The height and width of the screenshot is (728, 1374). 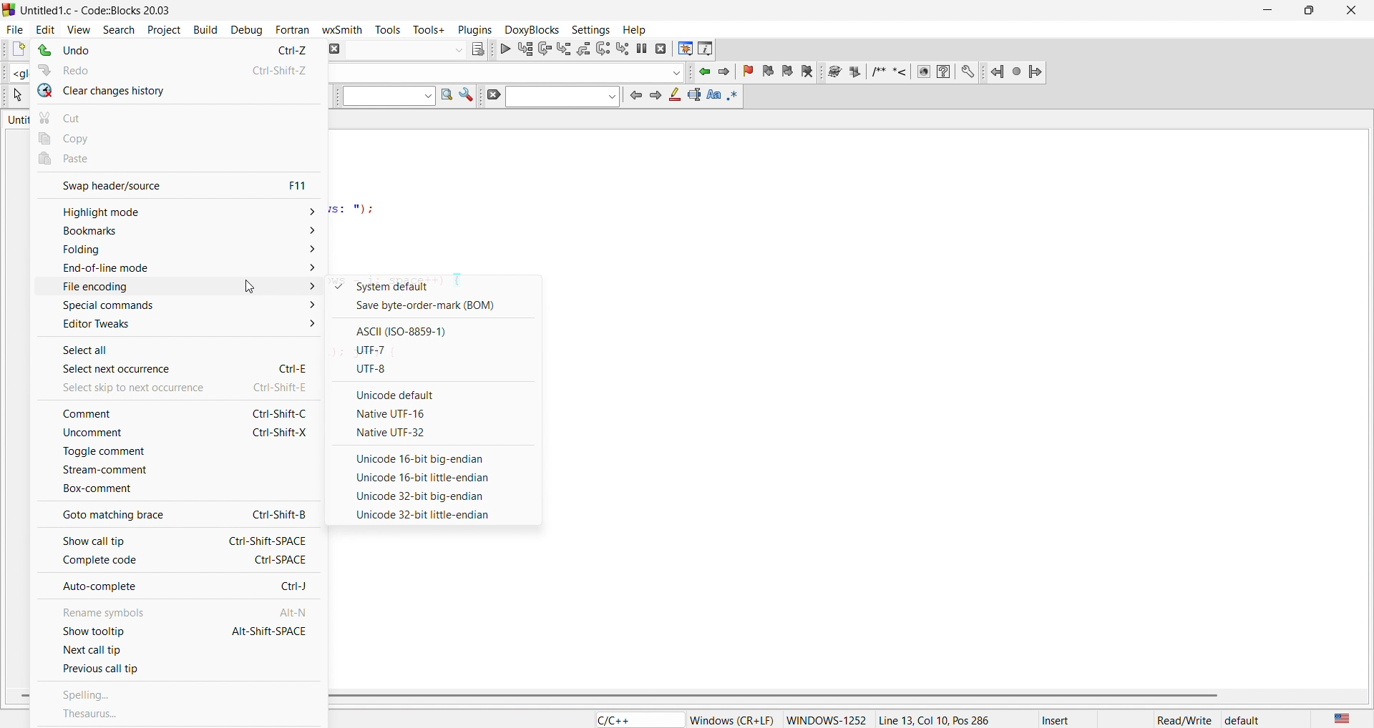 What do you see at coordinates (1058, 719) in the screenshot?
I see `insert` at bounding box center [1058, 719].